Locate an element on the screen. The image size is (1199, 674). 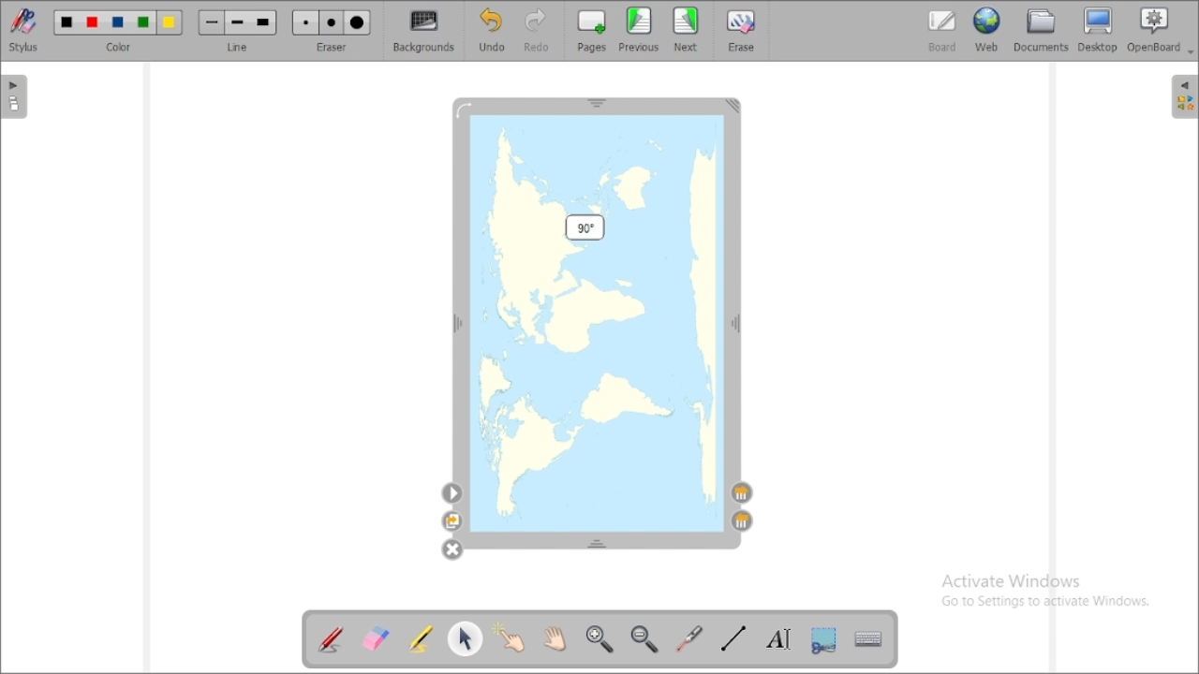
undo is located at coordinates (494, 30).